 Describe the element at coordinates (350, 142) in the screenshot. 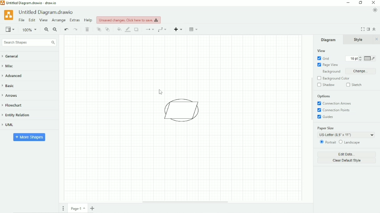

I see `Landscape` at that location.